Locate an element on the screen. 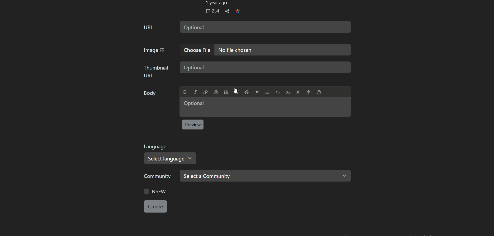 This screenshot has width=494, height=236. Spoiler is located at coordinates (308, 92).